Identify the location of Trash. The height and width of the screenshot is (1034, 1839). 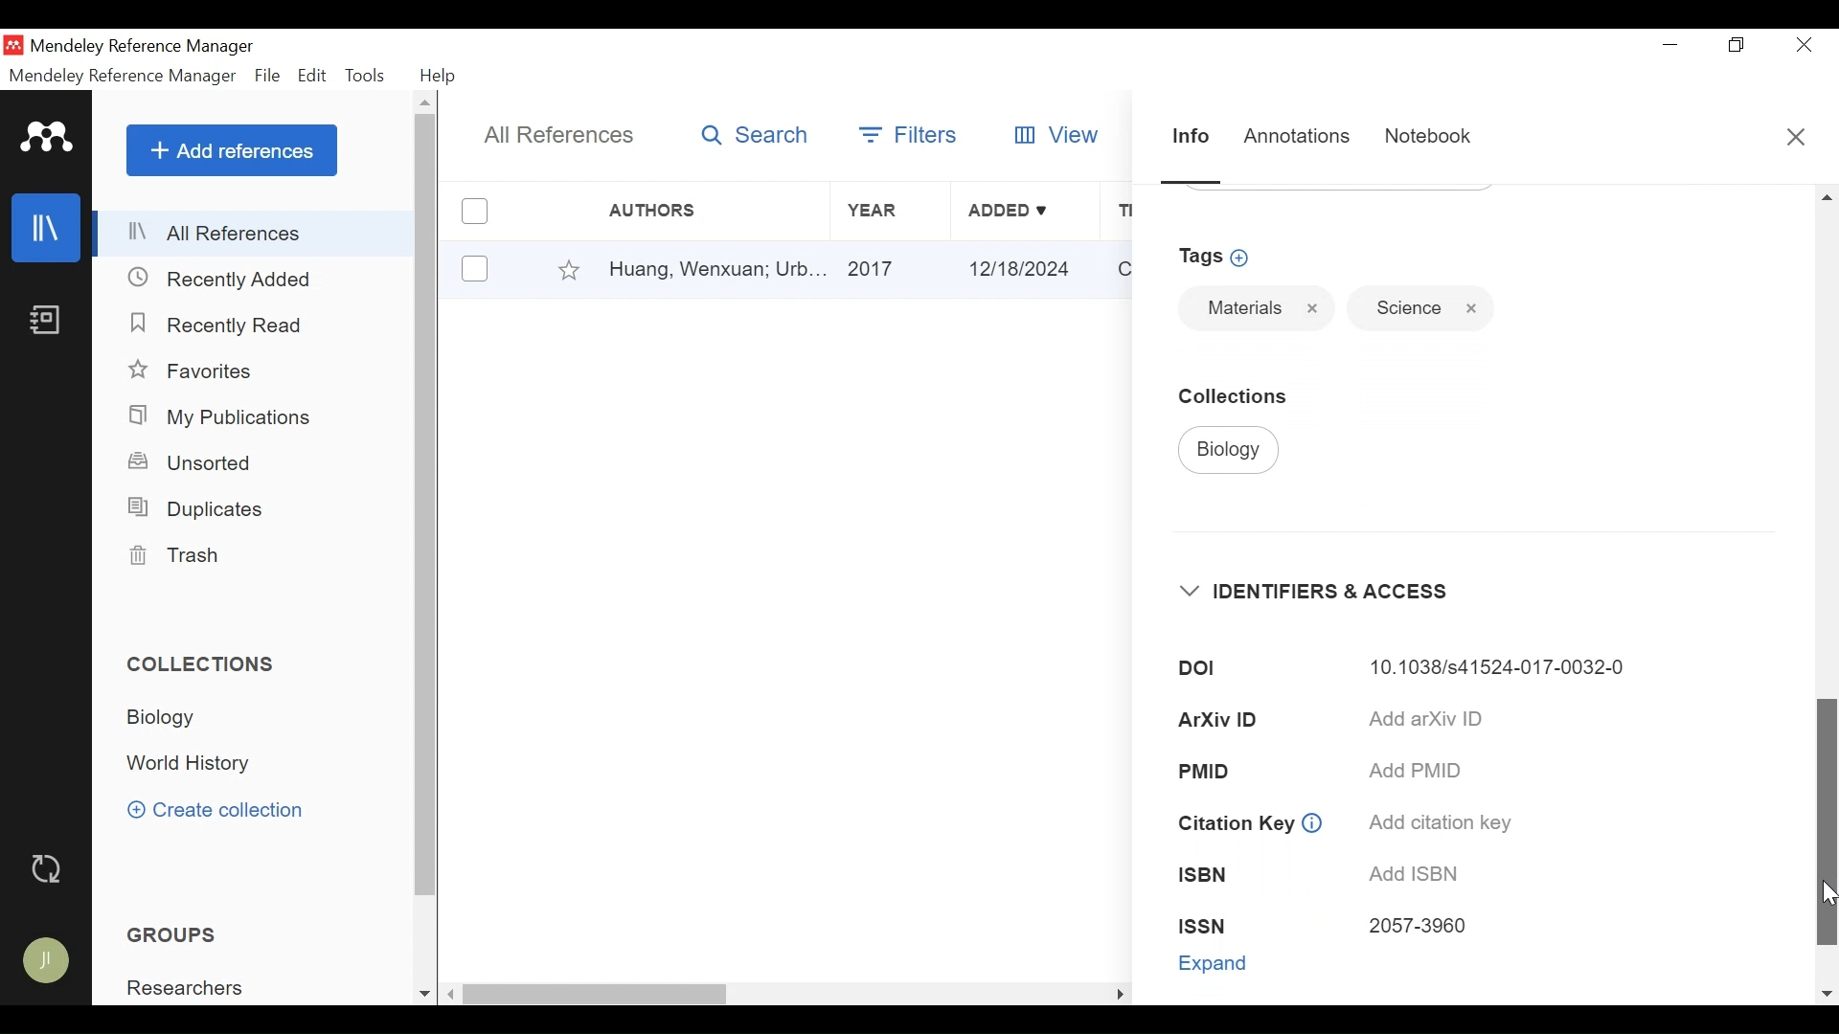
(185, 555).